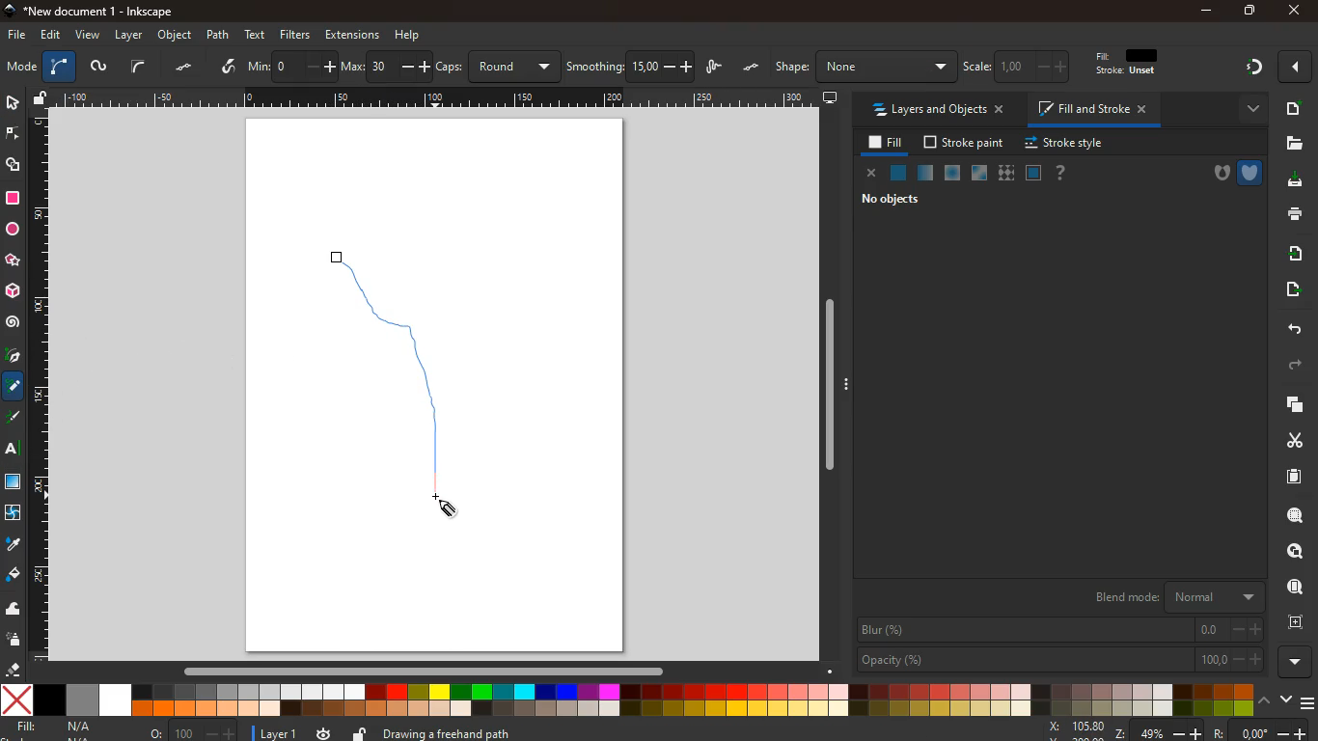 This screenshot has width=1318, height=741. I want to click on filters, so click(298, 35).